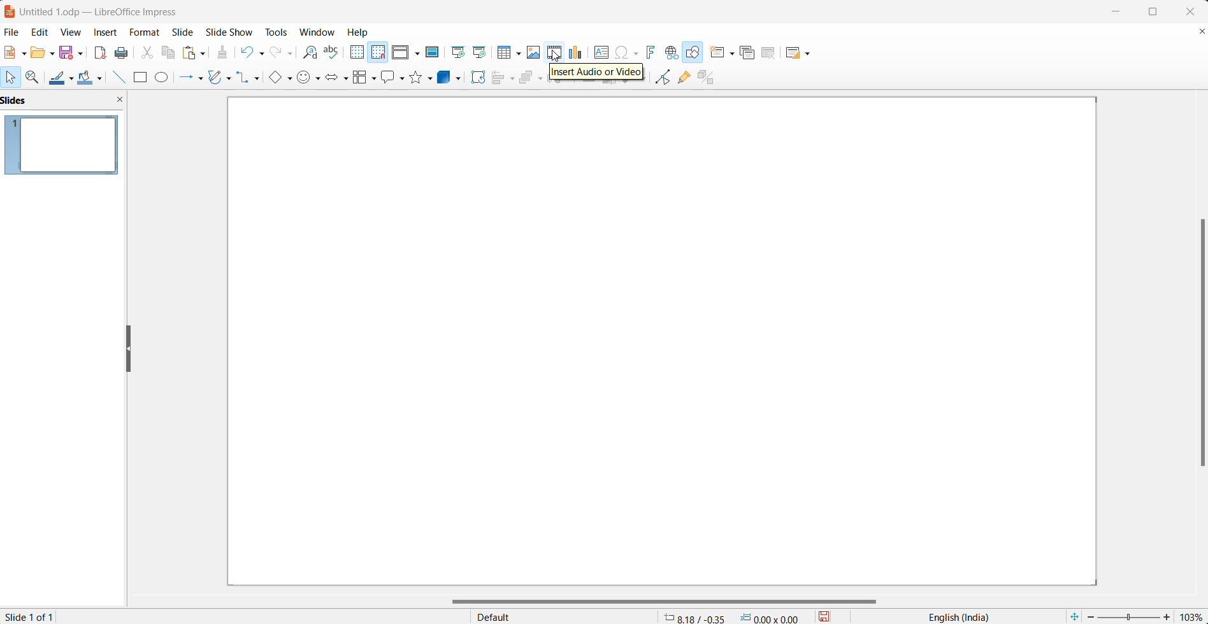  Describe the element at coordinates (11, 32) in the screenshot. I see `file` at that location.